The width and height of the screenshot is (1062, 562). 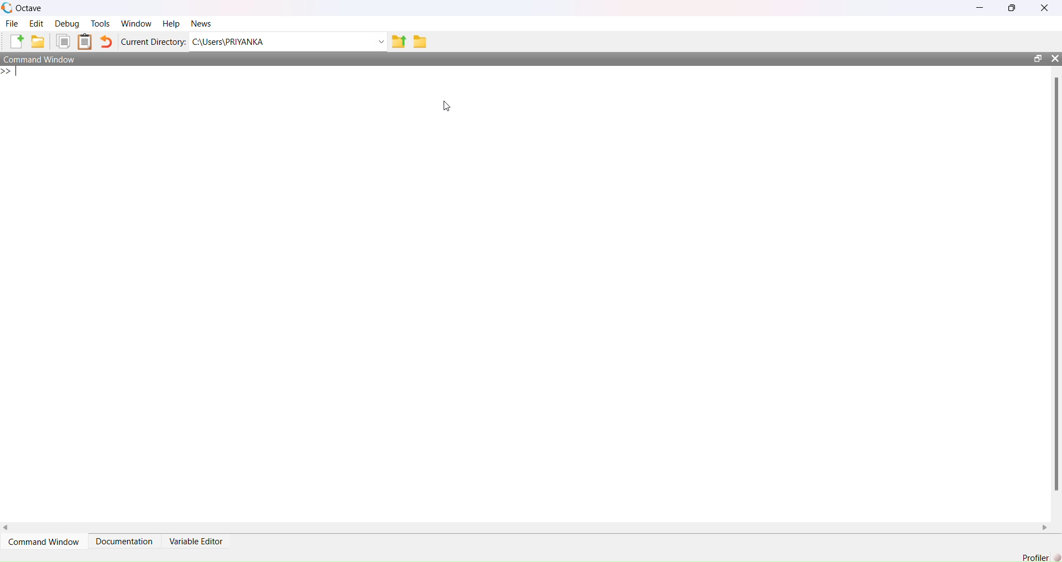 What do you see at coordinates (1035, 557) in the screenshot?
I see `Profiler` at bounding box center [1035, 557].